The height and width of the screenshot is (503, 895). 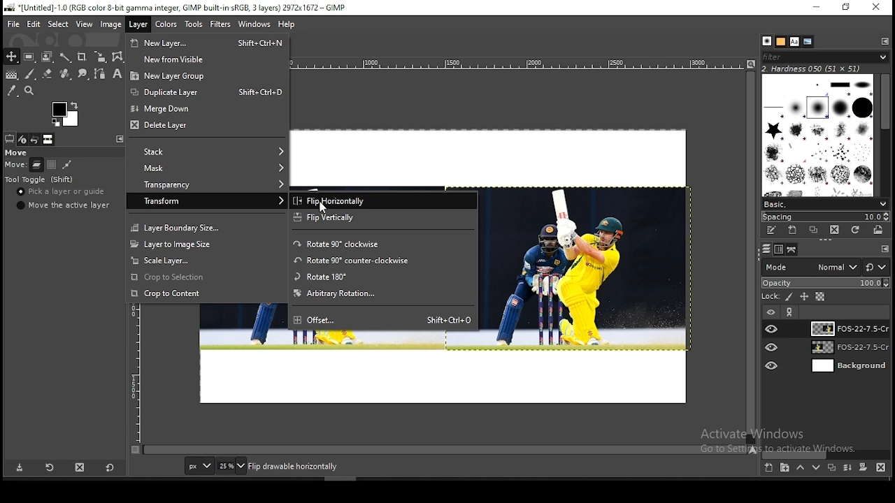 I want to click on brush tool, so click(x=30, y=74).